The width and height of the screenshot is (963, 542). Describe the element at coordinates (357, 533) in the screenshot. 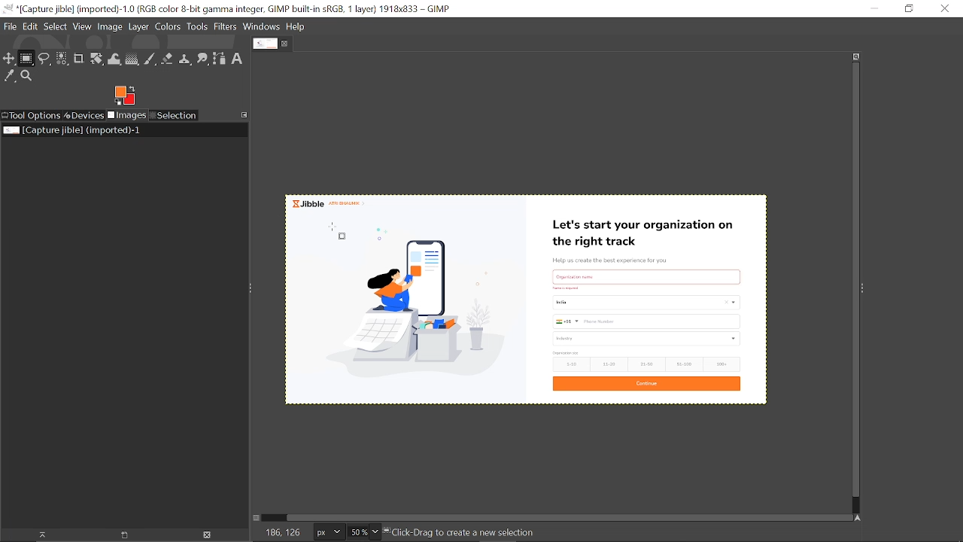

I see `Current zoom` at that location.